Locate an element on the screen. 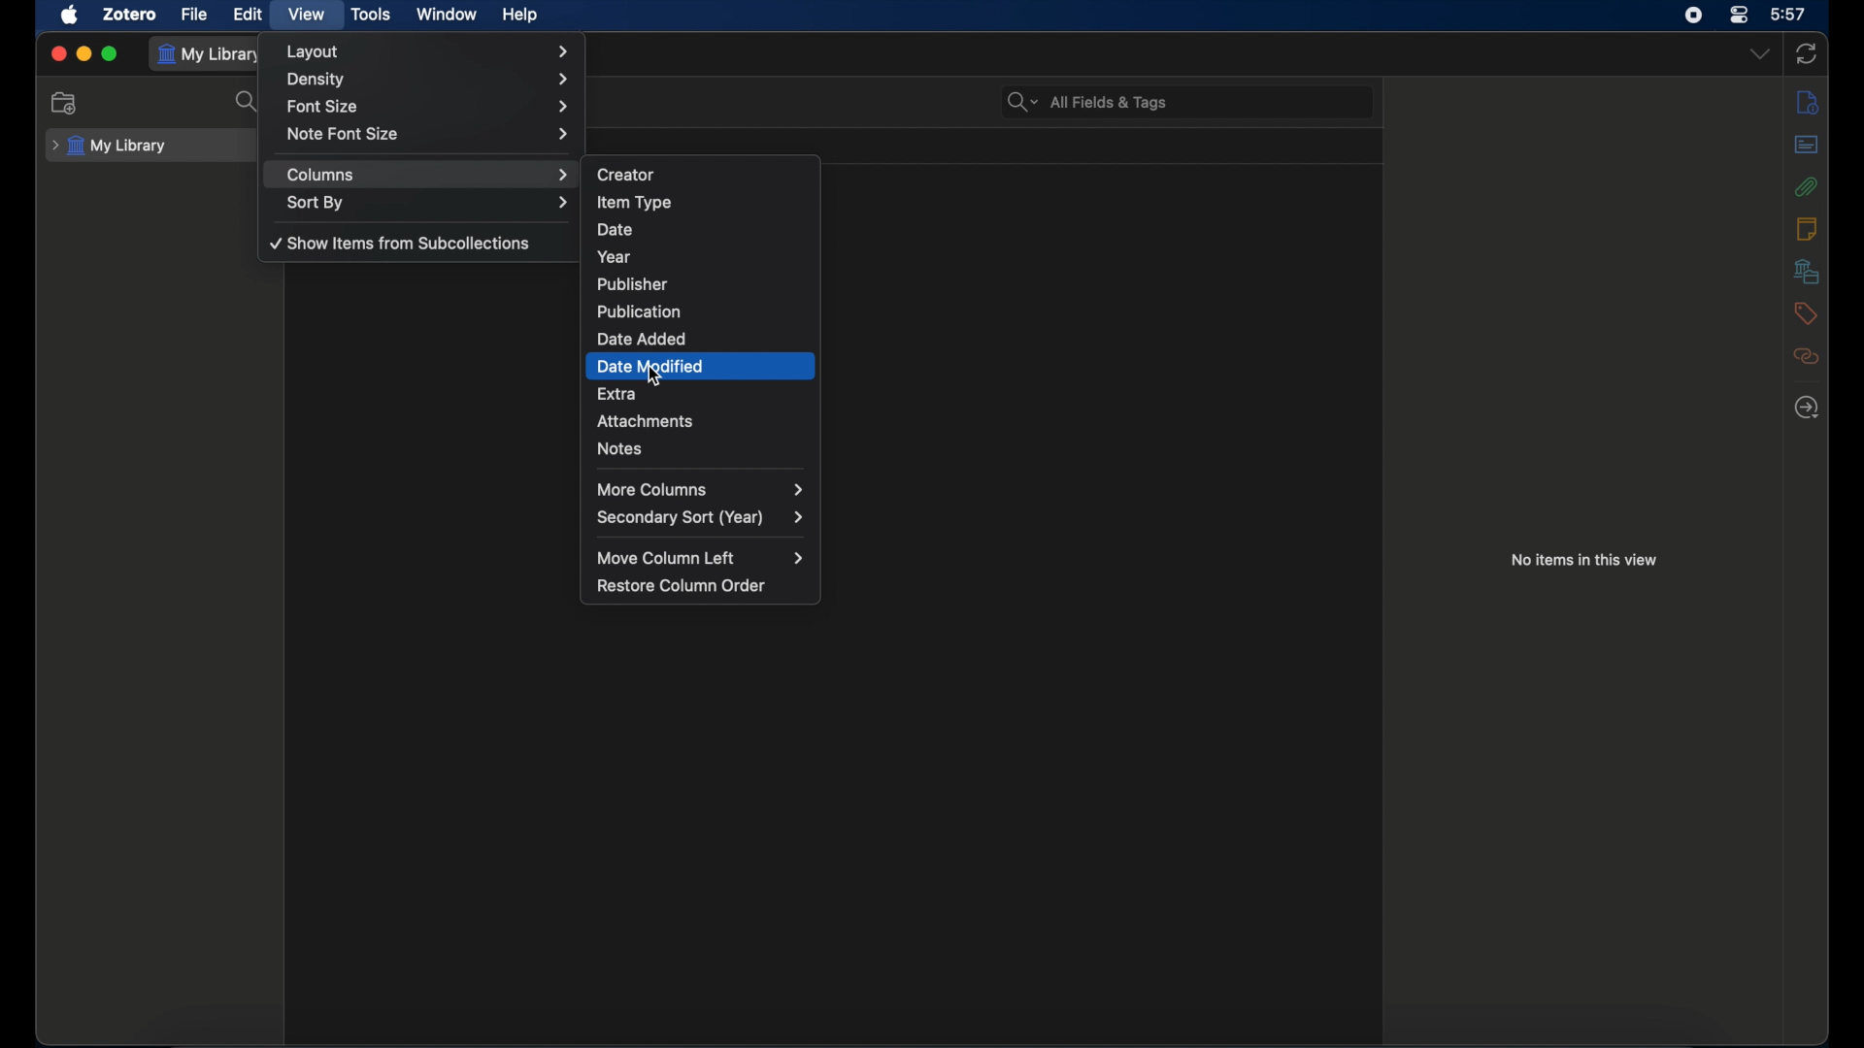 Image resolution: width=1864 pixels, height=1048 pixels. search bar is located at coordinates (1088, 102).